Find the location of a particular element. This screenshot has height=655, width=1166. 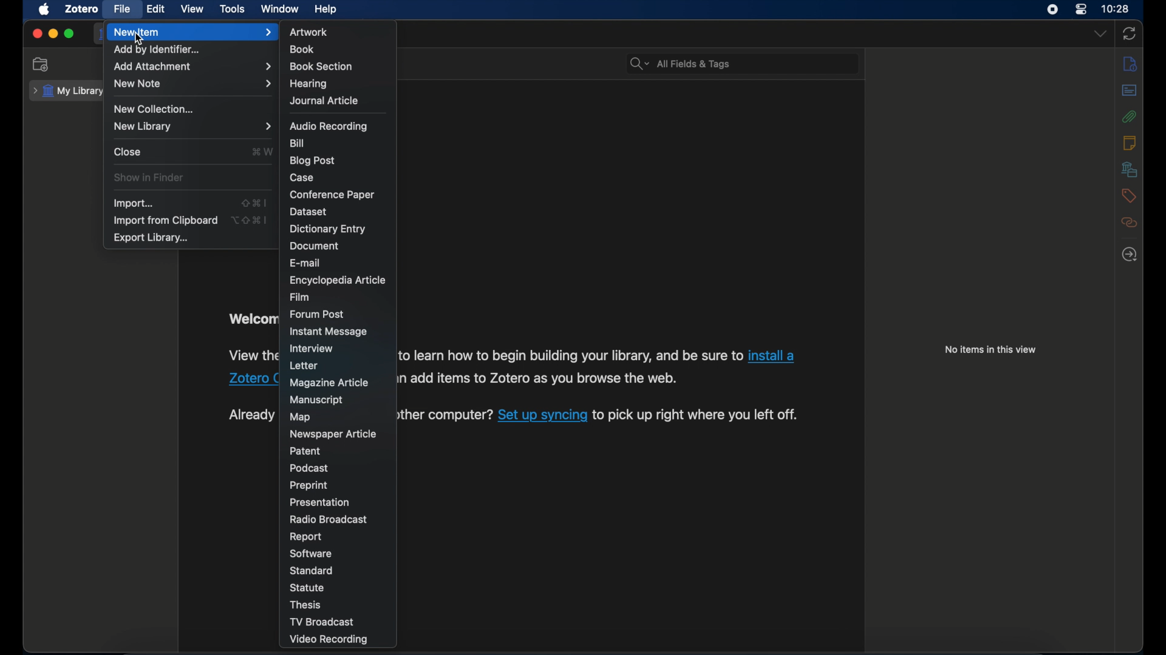

zotero is located at coordinates (81, 8).